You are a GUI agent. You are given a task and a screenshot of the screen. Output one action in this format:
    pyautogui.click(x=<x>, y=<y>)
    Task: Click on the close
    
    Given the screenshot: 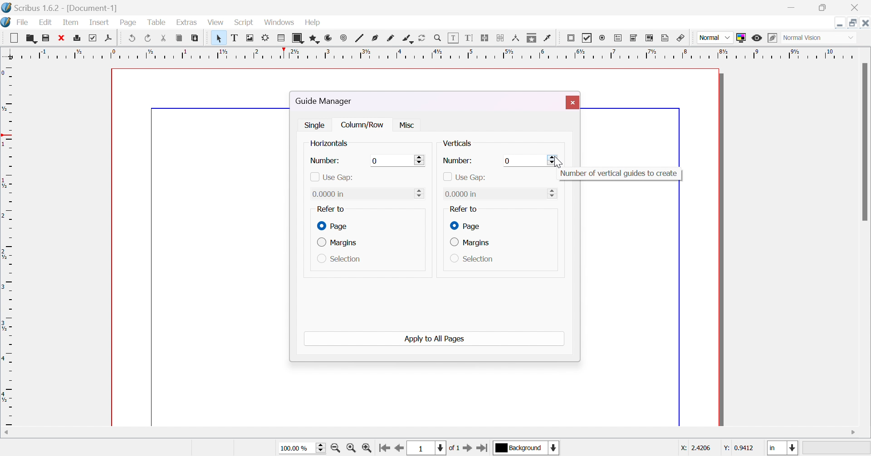 What is the action you would take?
    pyautogui.click(x=62, y=38)
    